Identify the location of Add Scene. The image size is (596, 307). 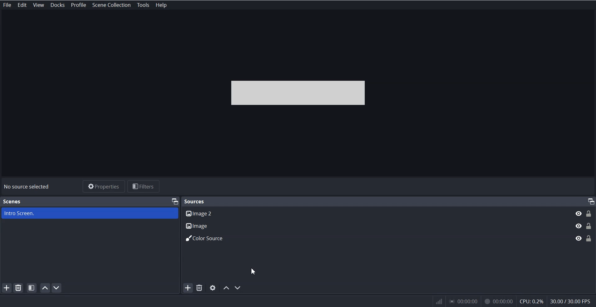
(7, 288).